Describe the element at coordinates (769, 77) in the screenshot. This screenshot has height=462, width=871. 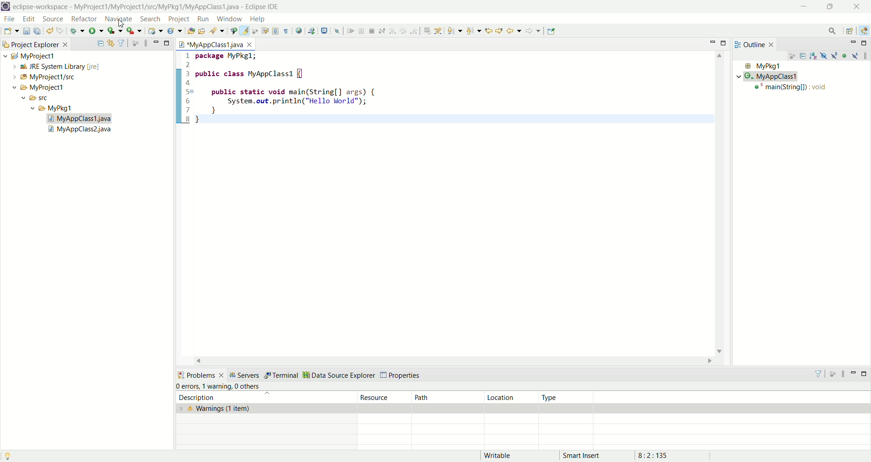
I see `myappclass1` at that location.